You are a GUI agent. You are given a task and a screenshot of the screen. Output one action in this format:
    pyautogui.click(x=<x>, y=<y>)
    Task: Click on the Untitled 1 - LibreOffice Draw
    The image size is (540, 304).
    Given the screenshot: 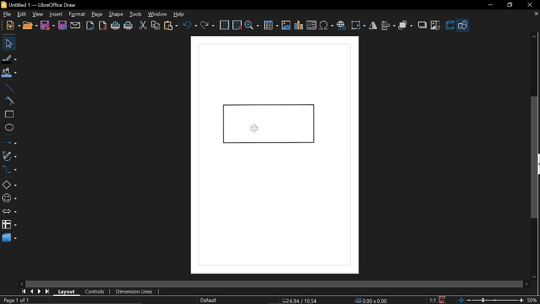 What is the action you would take?
    pyautogui.click(x=41, y=5)
    